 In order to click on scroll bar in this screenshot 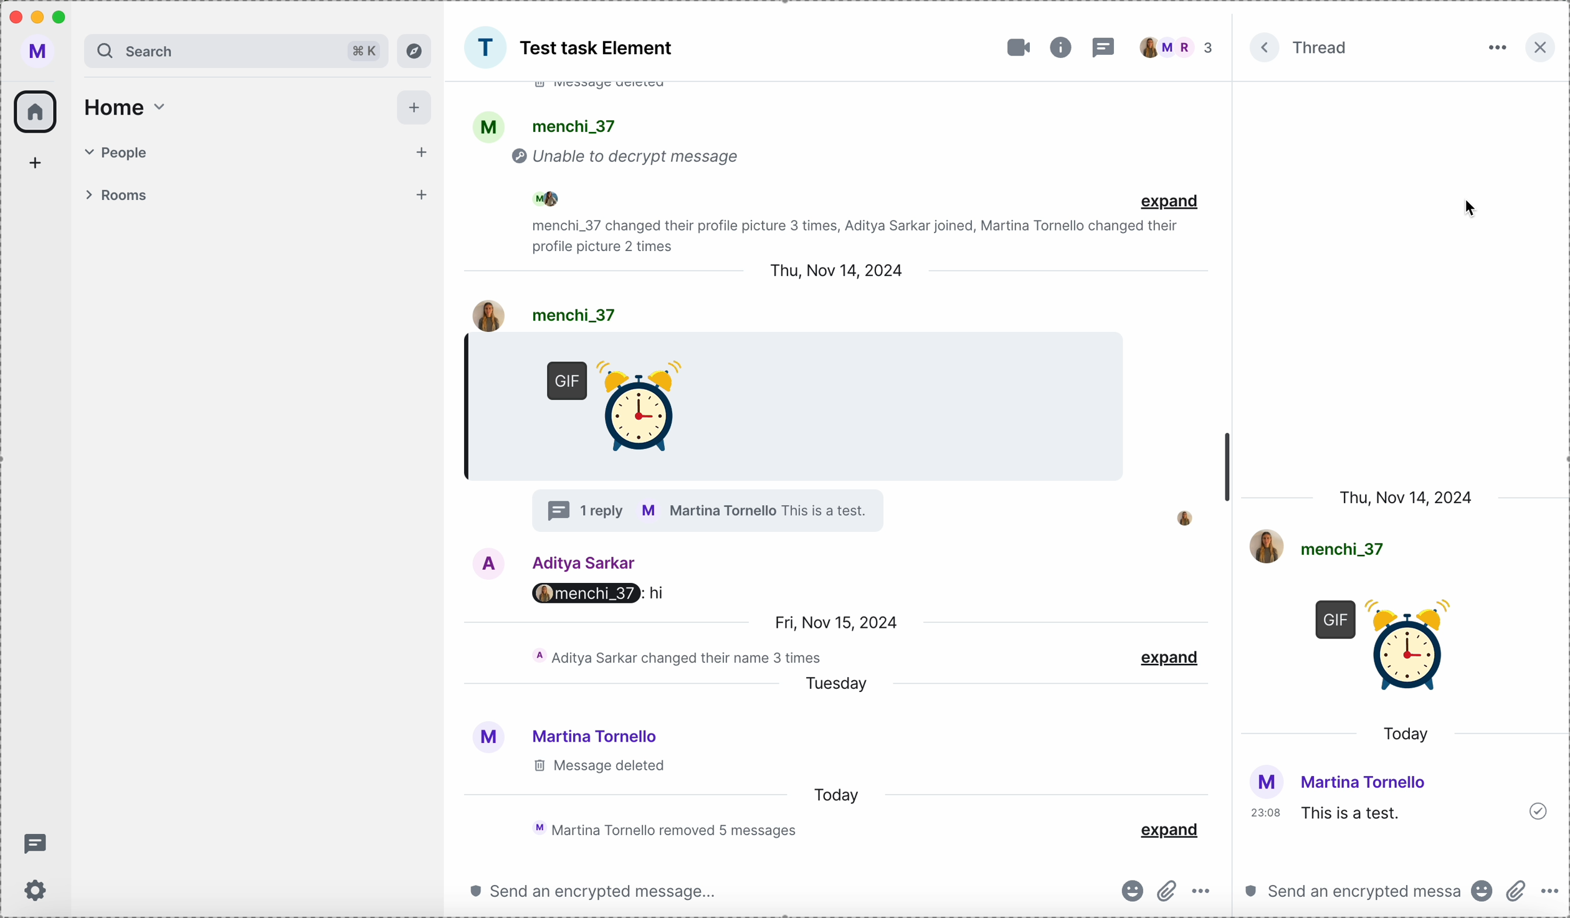, I will do `click(1227, 471)`.